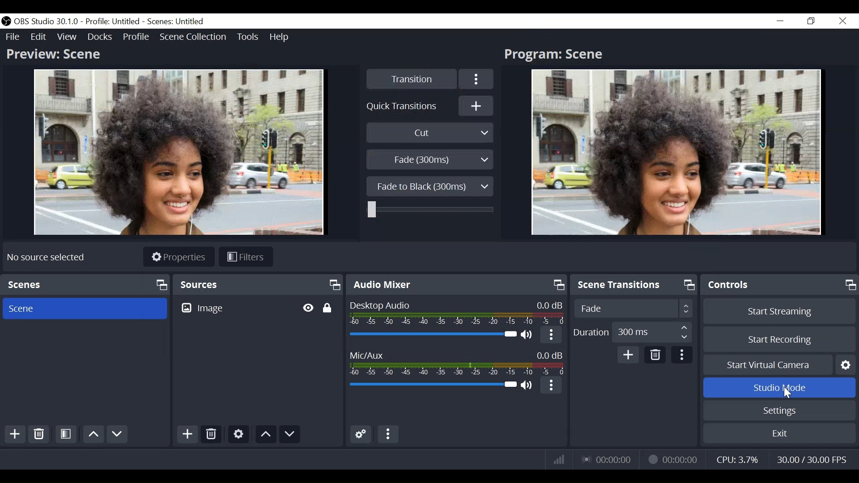  Describe the element at coordinates (38, 36) in the screenshot. I see `Edit` at that location.